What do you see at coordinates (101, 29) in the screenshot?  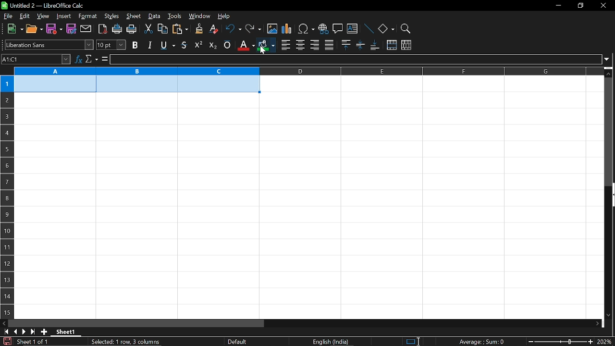 I see `export as pdf` at bounding box center [101, 29].